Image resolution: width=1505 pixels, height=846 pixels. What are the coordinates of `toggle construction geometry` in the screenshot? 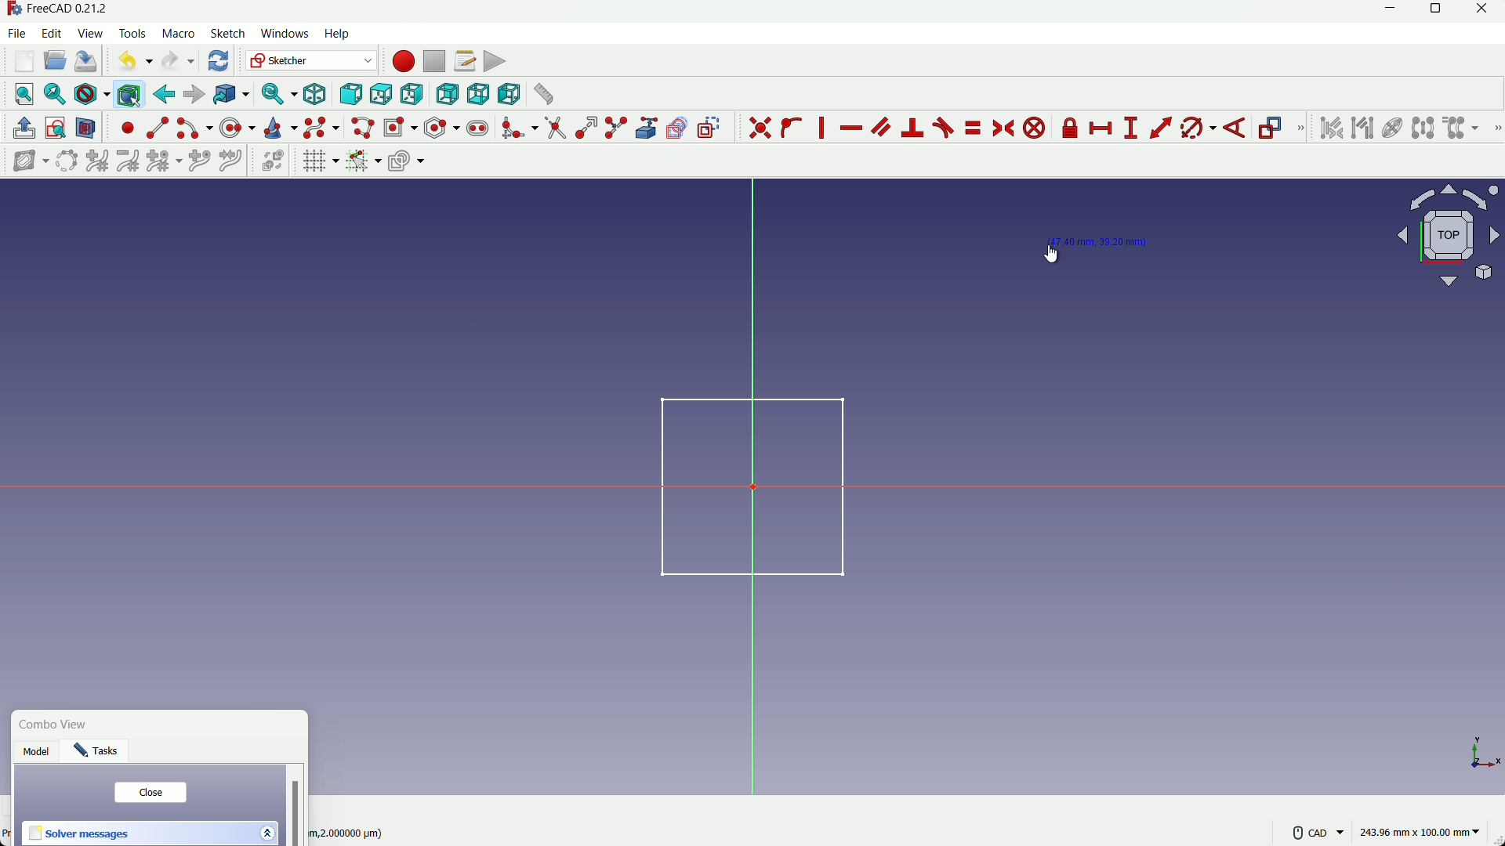 It's located at (710, 127).